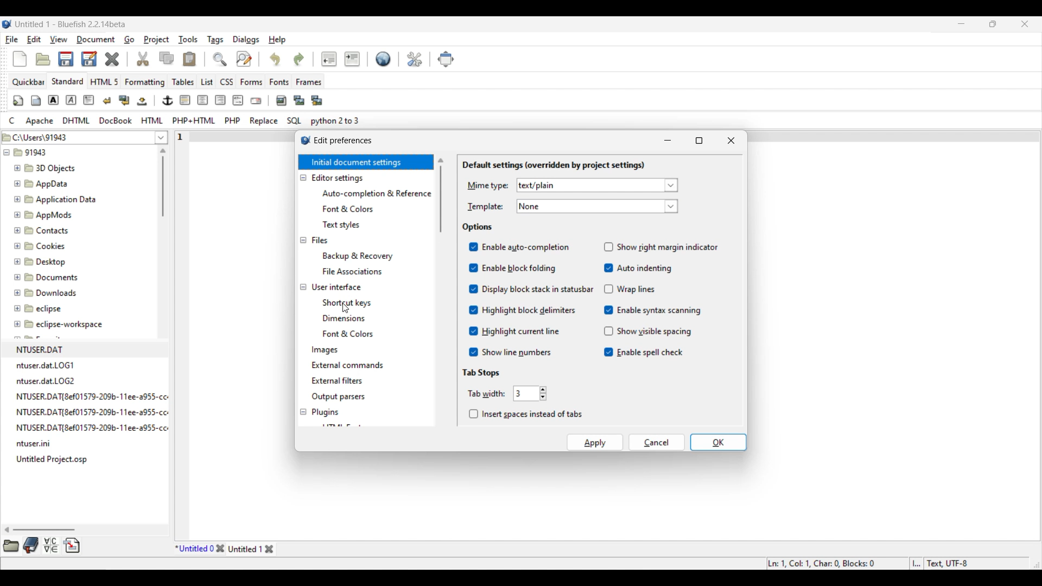 The width and height of the screenshot is (1042, 586). What do you see at coordinates (246, 40) in the screenshot?
I see `Dialogs menu` at bounding box center [246, 40].